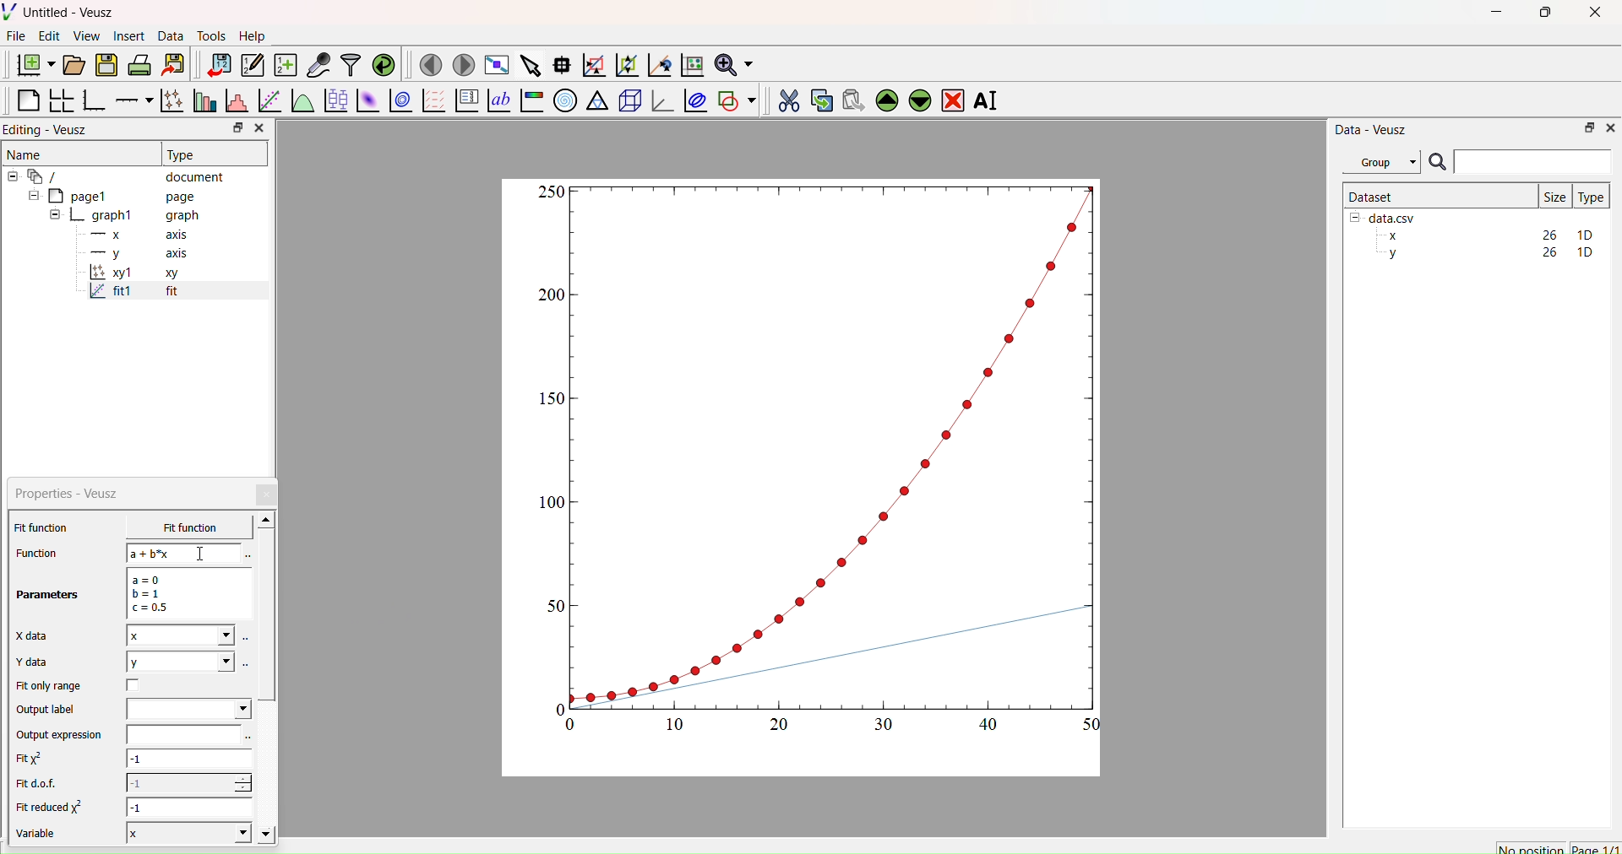 This screenshot has width=1622, height=854. I want to click on Polar Graph, so click(565, 100).